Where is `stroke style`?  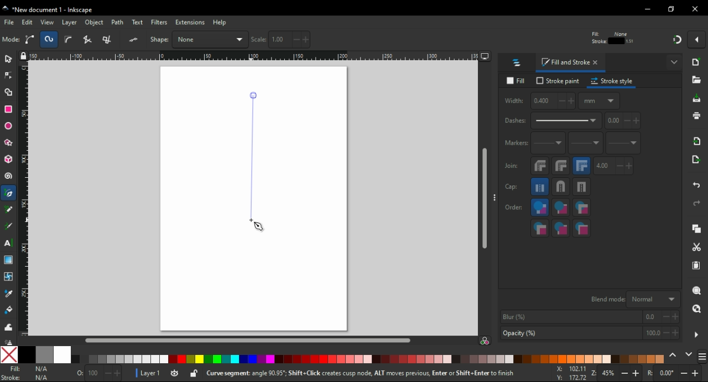
stroke style is located at coordinates (612, 81).